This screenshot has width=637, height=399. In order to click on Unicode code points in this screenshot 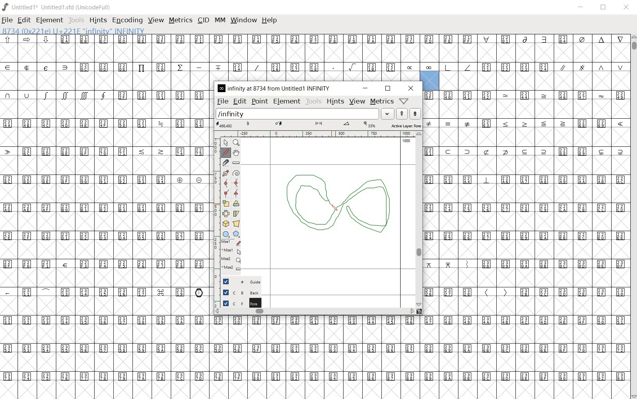, I will do `click(340, 39)`.